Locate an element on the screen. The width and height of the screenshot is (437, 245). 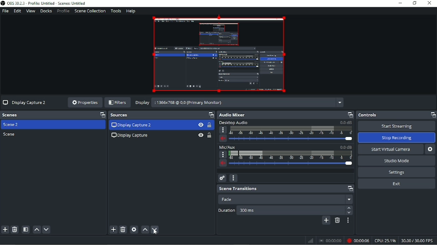
Display is located at coordinates (142, 103).